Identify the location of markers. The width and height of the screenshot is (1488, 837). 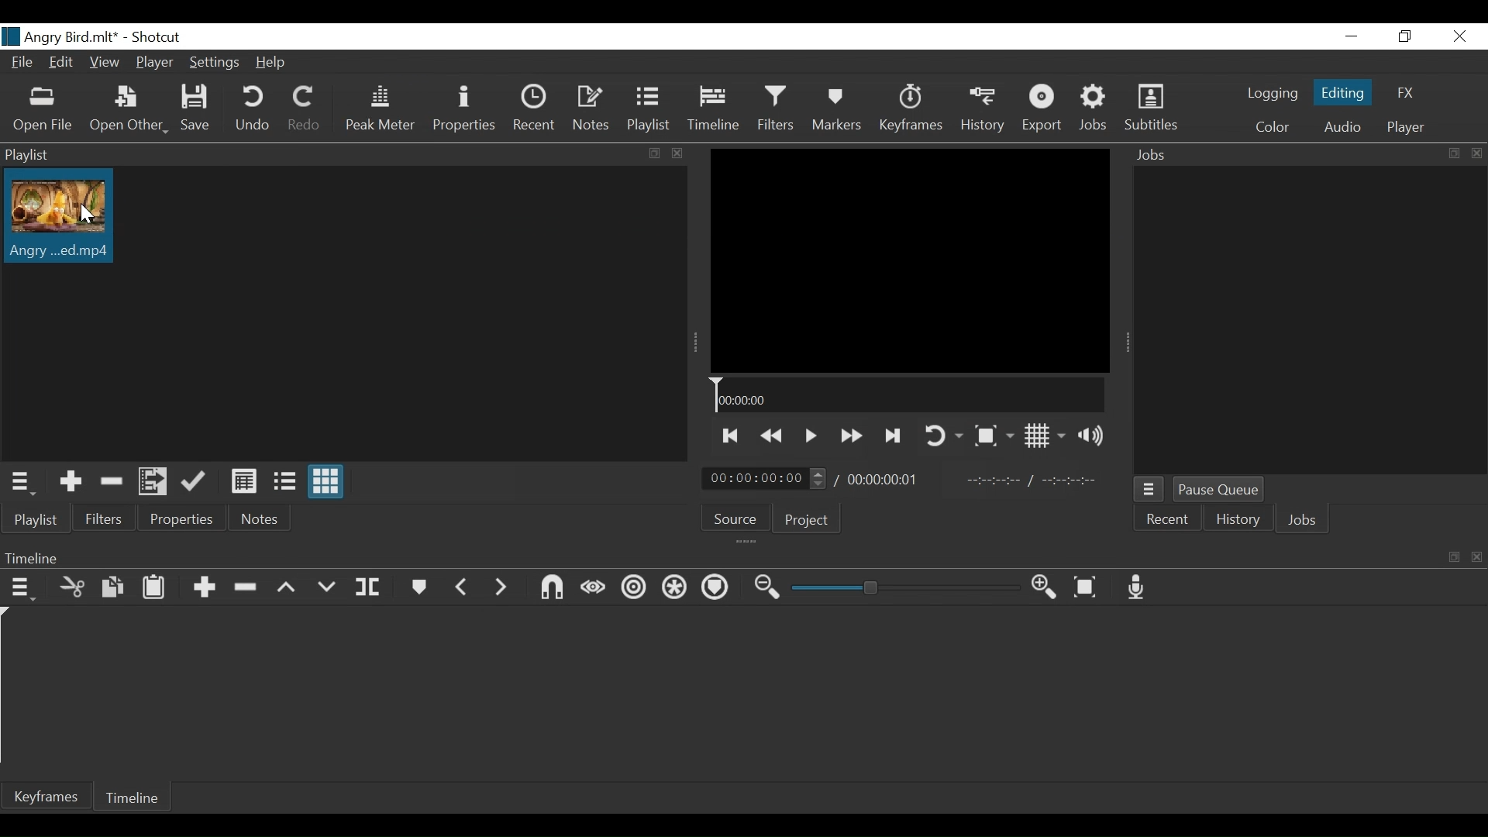
(418, 587).